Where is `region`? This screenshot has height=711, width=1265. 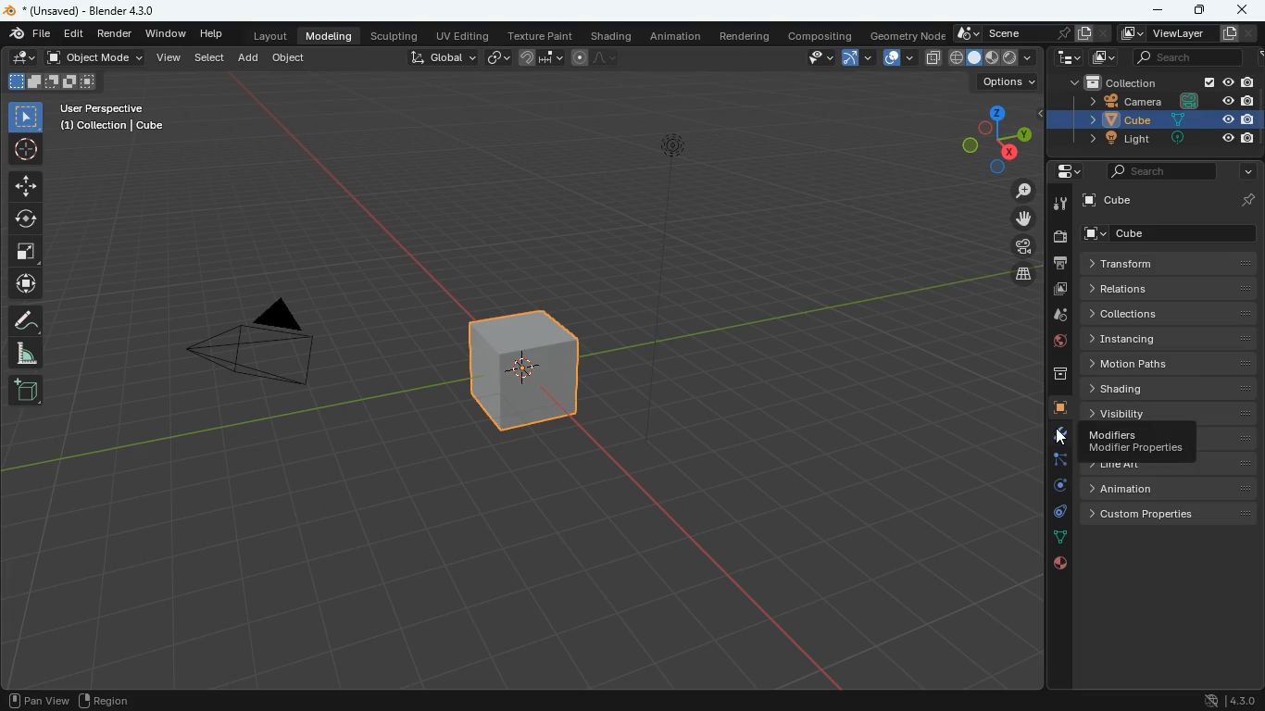 region is located at coordinates (105, 699).